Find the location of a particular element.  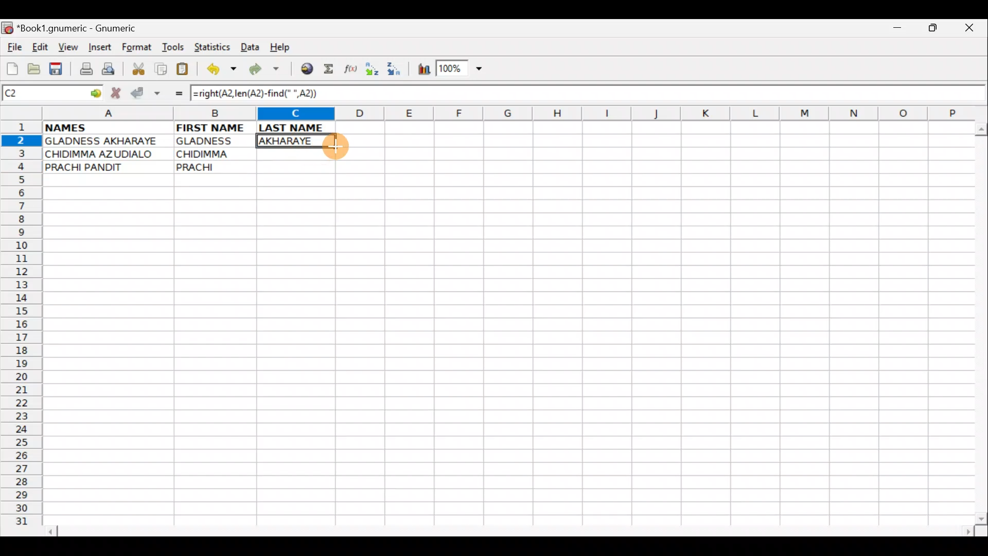

Print file is located at coordinates (83, 70).